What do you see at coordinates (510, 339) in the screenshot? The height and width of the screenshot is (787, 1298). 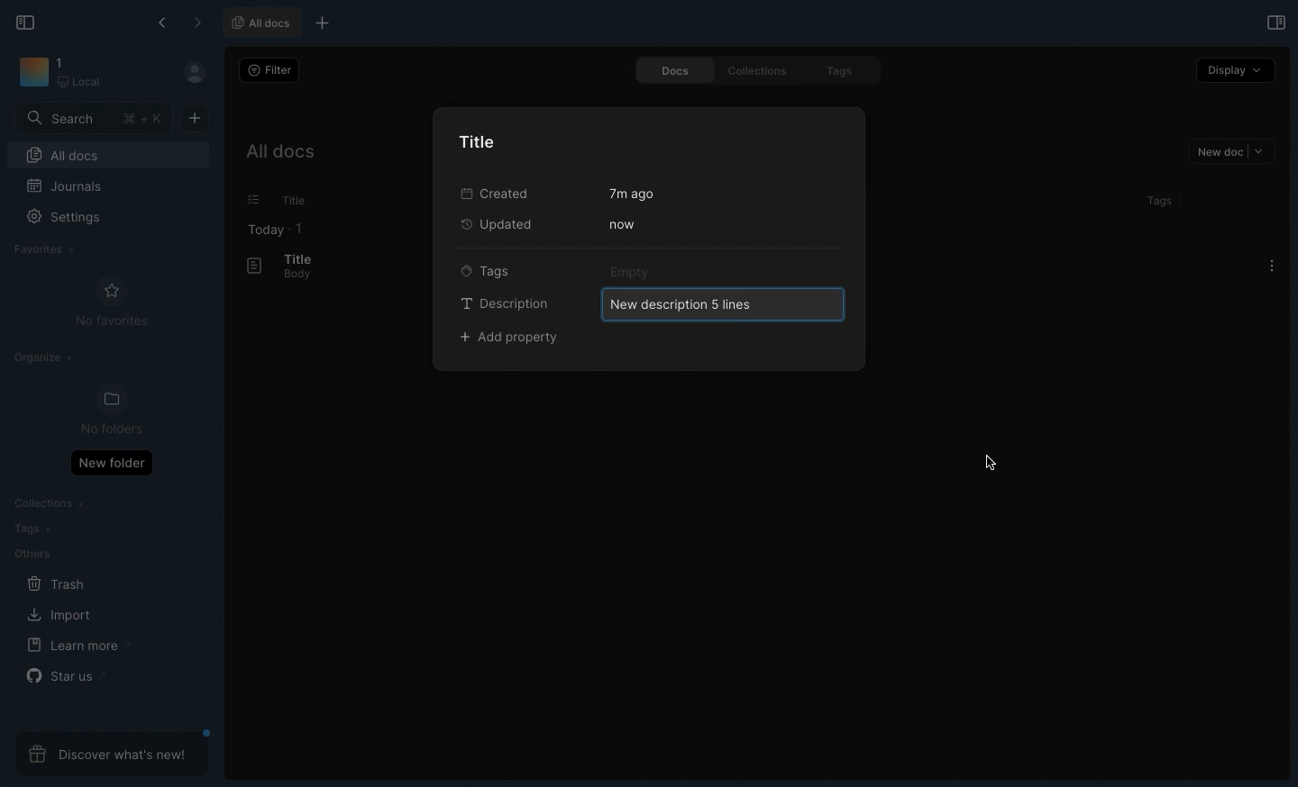 I see `Add property` at bounding box center [510, 339].